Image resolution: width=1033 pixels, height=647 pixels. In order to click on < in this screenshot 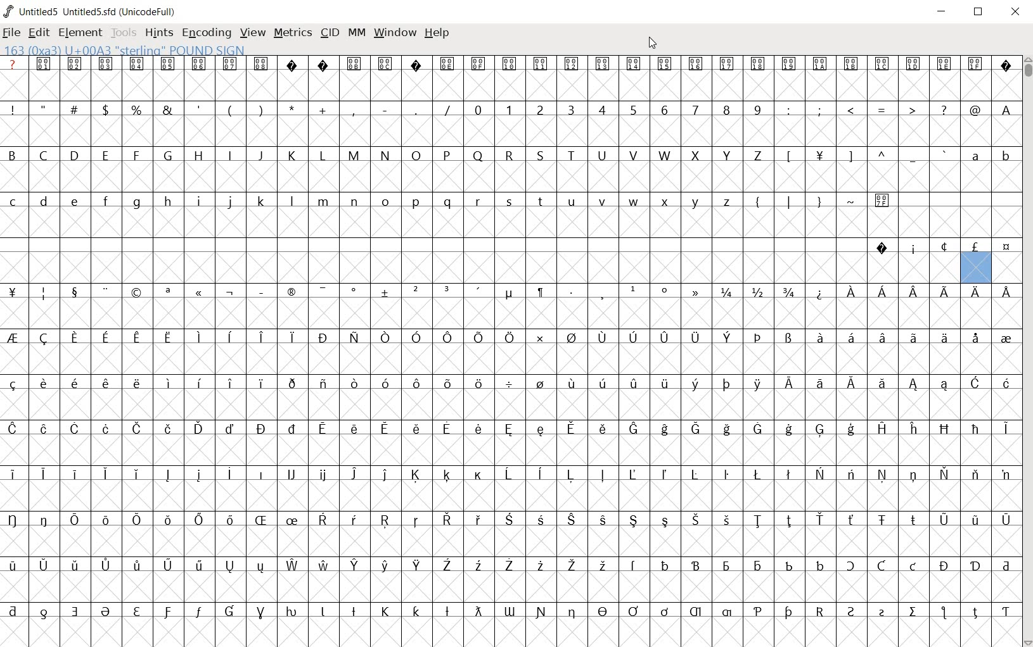, I will do `click(850, 110)`.